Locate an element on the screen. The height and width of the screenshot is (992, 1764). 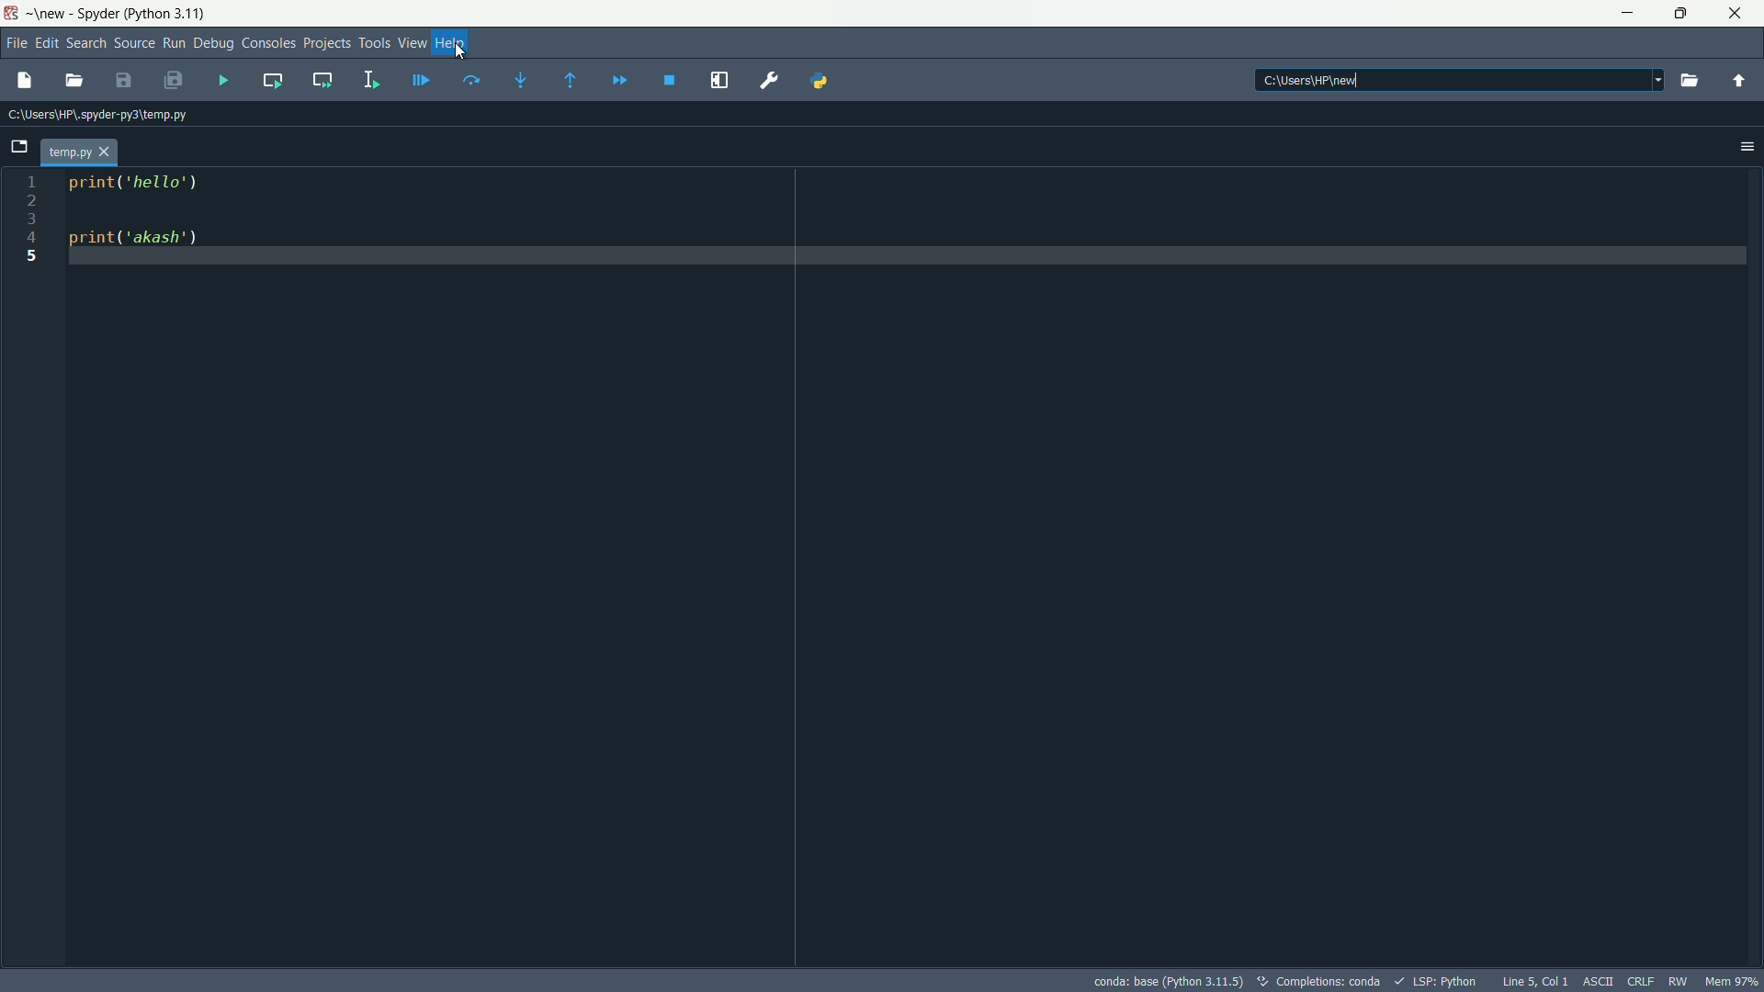
edit menu is located at coordinates (47, 42).